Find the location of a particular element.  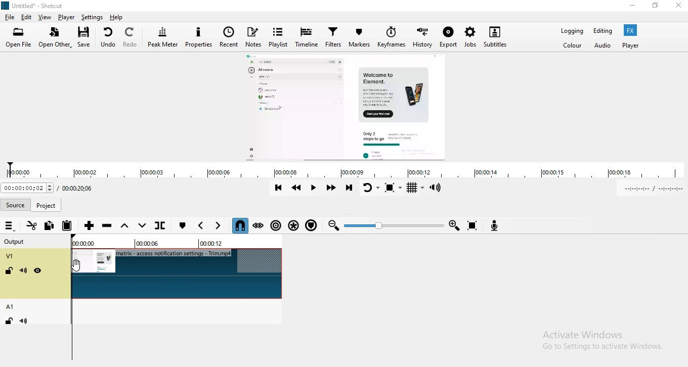

Play quickly forward is located at coordinates (332, 188).